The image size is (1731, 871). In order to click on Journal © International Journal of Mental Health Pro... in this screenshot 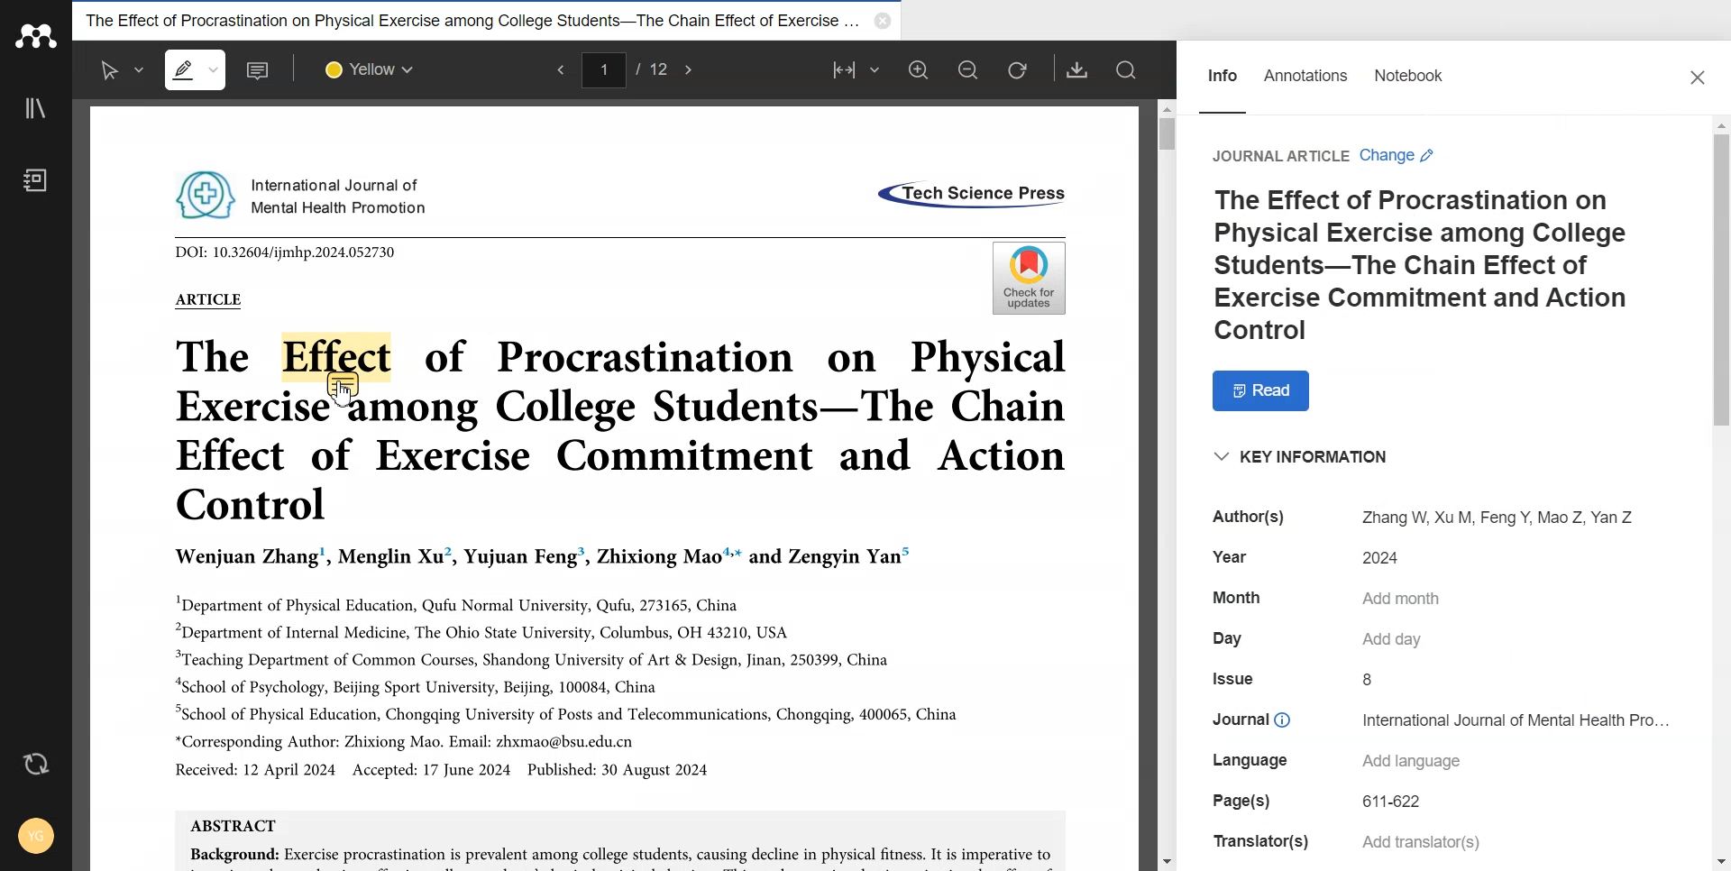, I will do `click(1442, 718)`.